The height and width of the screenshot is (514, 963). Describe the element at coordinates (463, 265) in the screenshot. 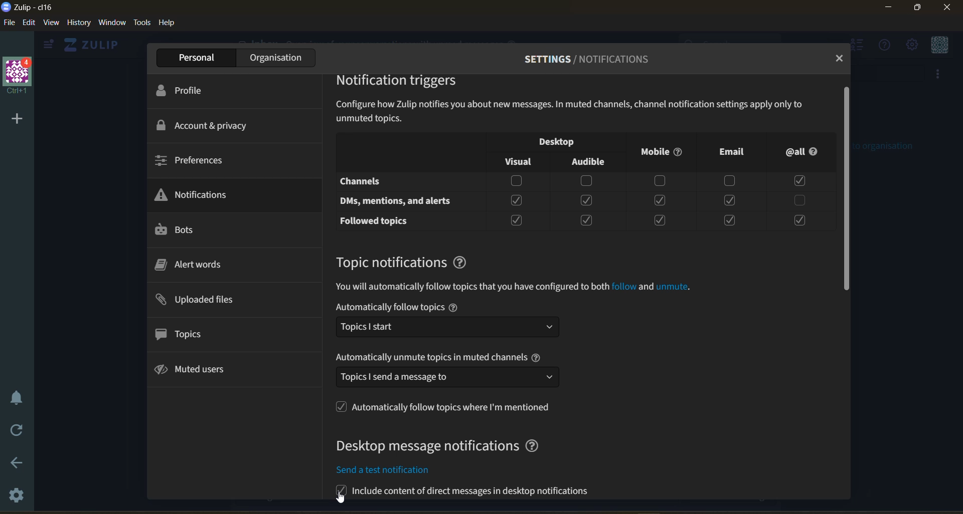

I see `question mark logo` at that location.